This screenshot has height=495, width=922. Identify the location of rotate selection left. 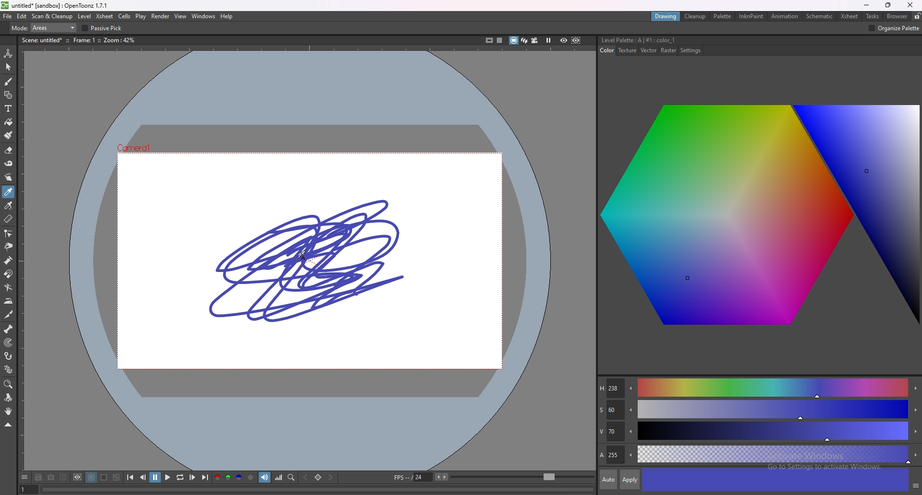
(522, 28).